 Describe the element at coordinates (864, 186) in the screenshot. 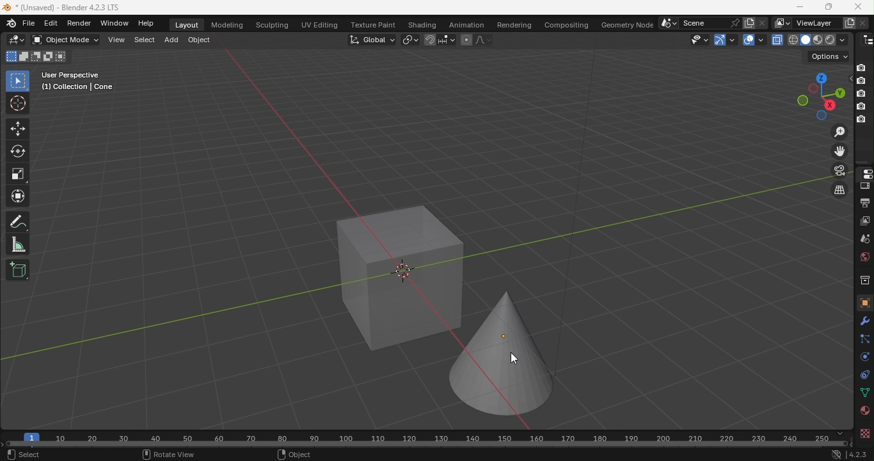

I see `Render` at that location.